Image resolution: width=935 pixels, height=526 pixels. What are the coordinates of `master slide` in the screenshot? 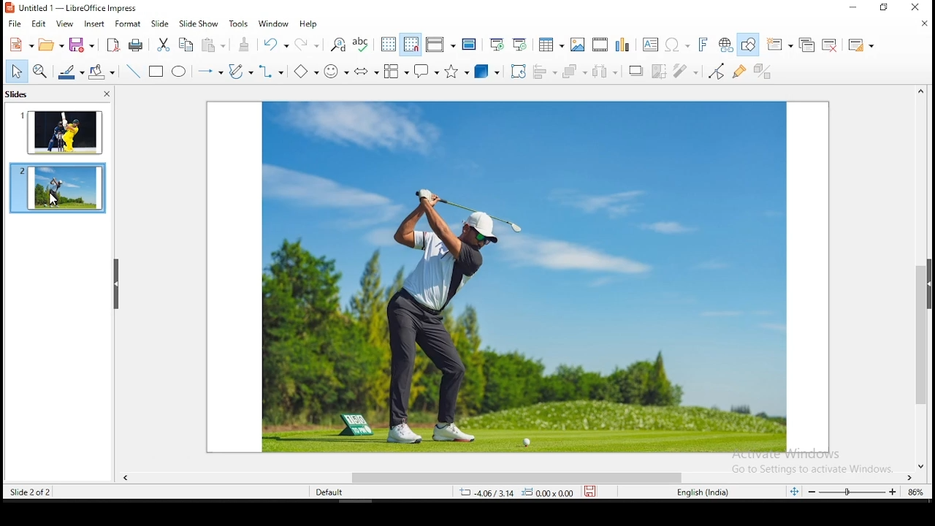 It's located at (470, 43).